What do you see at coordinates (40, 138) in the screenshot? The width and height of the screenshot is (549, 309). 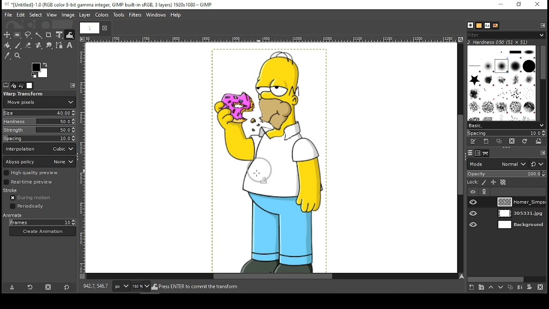 I see `spacing` at bounding box center [40, 138].